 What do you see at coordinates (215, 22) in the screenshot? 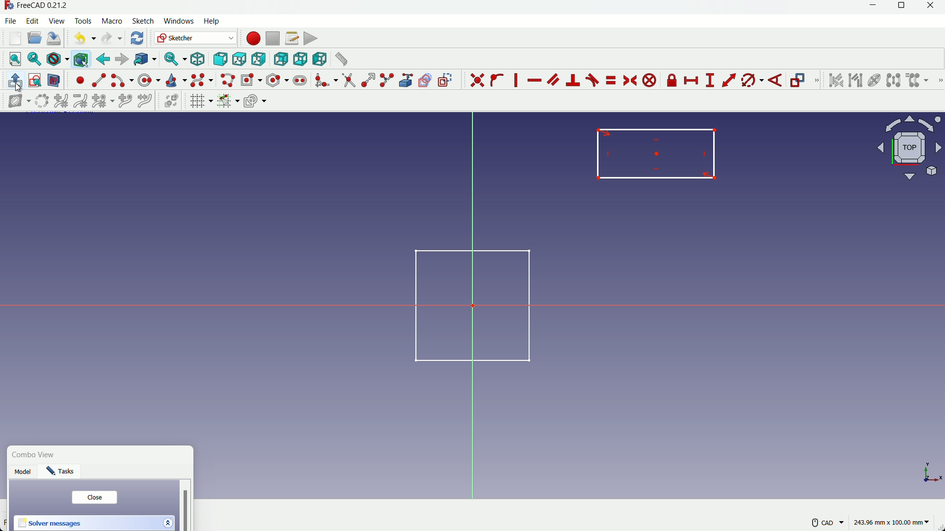
I see `help menu` at bounding box center [215, 22].